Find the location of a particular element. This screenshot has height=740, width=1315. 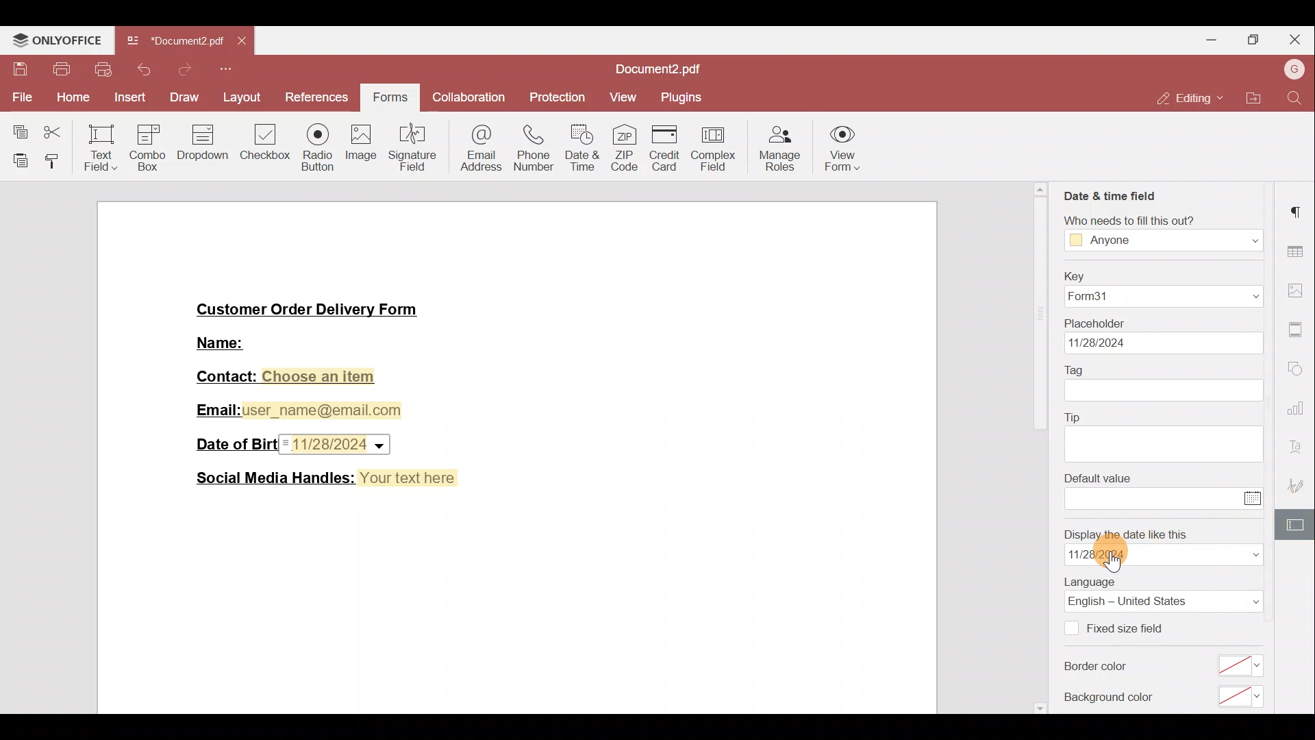

Calendar  is located at coordinates (1255, 498).